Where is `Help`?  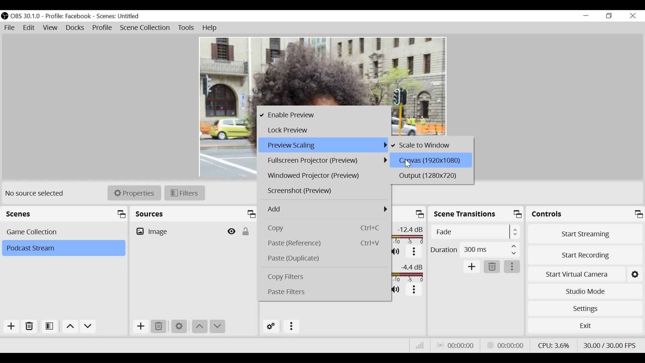
Help is located at coordinates (210, 29).